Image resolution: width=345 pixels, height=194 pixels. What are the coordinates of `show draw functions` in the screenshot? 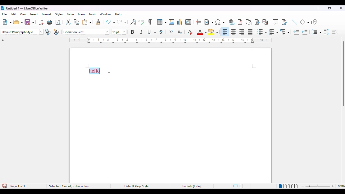 It's located at (314, 22).